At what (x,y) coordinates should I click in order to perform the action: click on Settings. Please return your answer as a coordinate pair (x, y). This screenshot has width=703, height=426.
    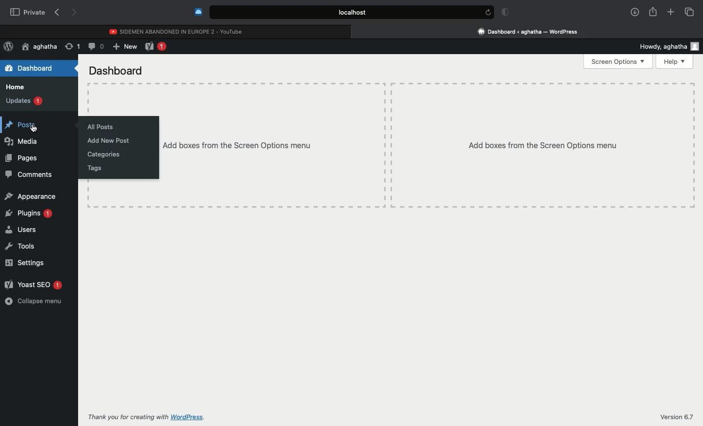
    Looking at the image, I should click on (25, 262).